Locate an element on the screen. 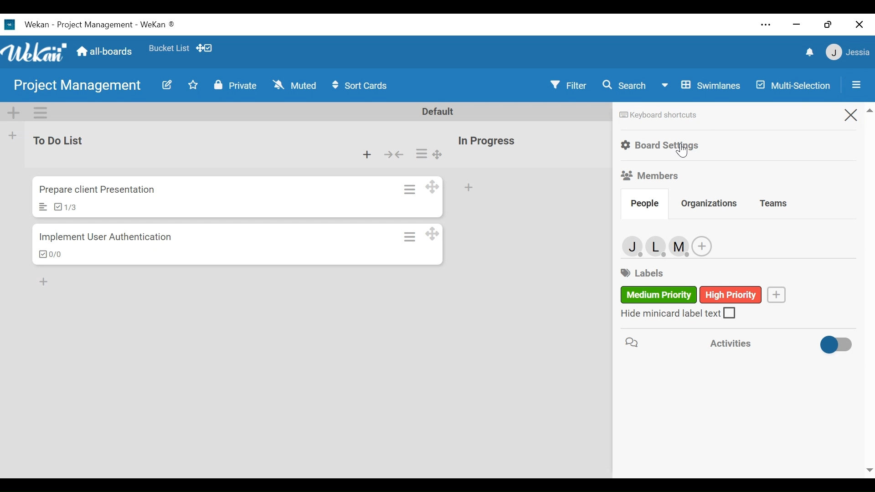 The width and height of the screenshot is (875, 492). Toggle Favorite is located at coordinates (195, 85).